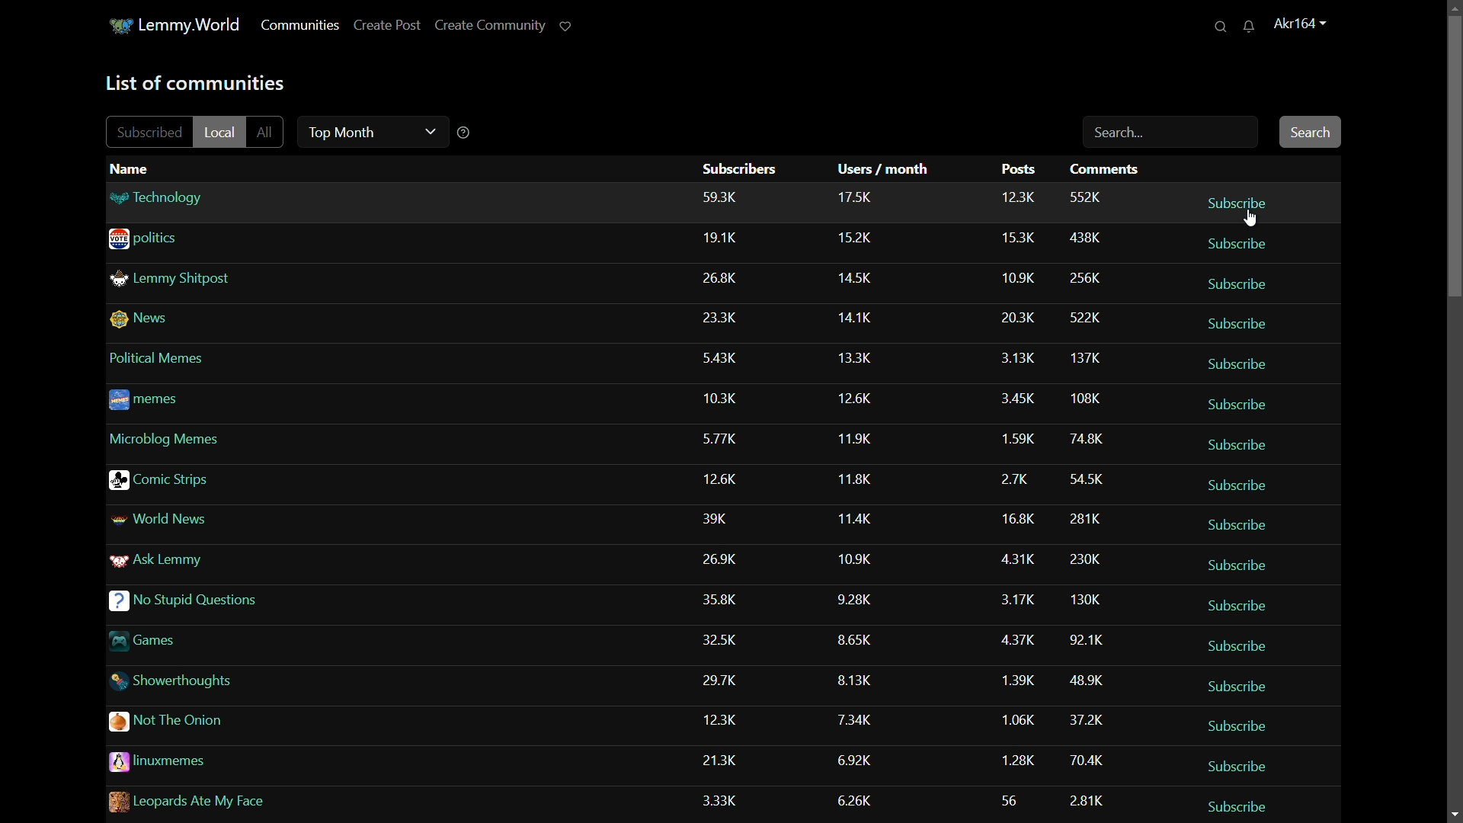 This screenshot has height=823, width=1463. What do you see at coordinates (245, 480) in the screenshot?
I see `communities name` at bounding box center [245, 480].